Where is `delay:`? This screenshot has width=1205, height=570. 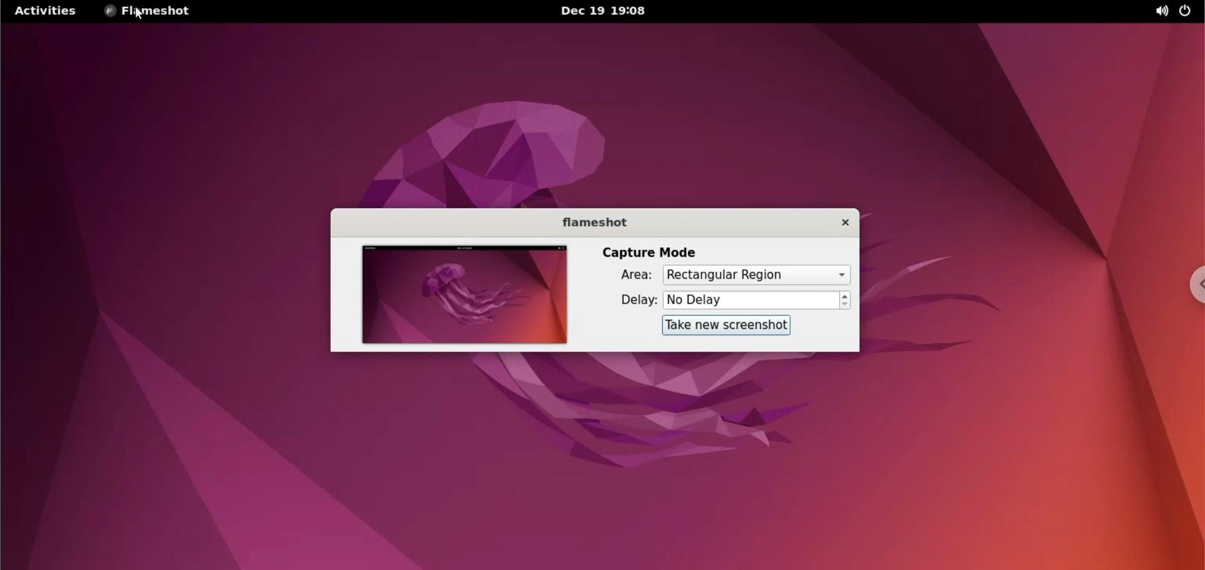
delay: is located at coordinates (626, 301).